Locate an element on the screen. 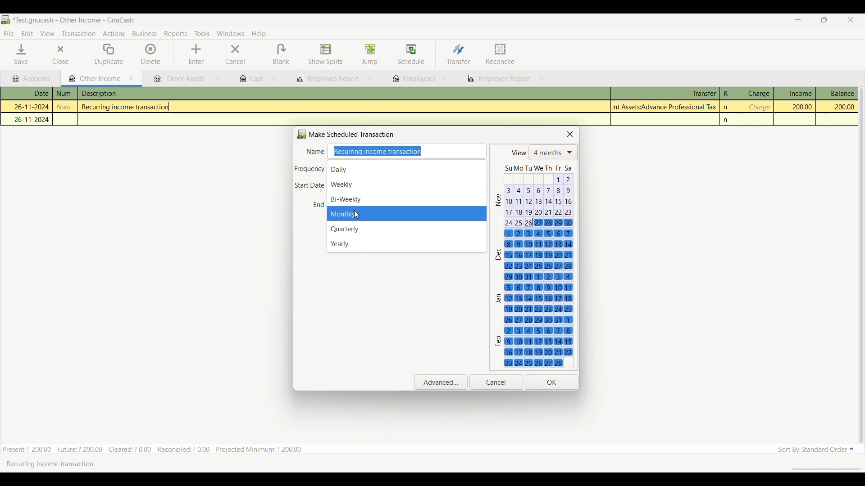  description is located at coordinates (146, 94).